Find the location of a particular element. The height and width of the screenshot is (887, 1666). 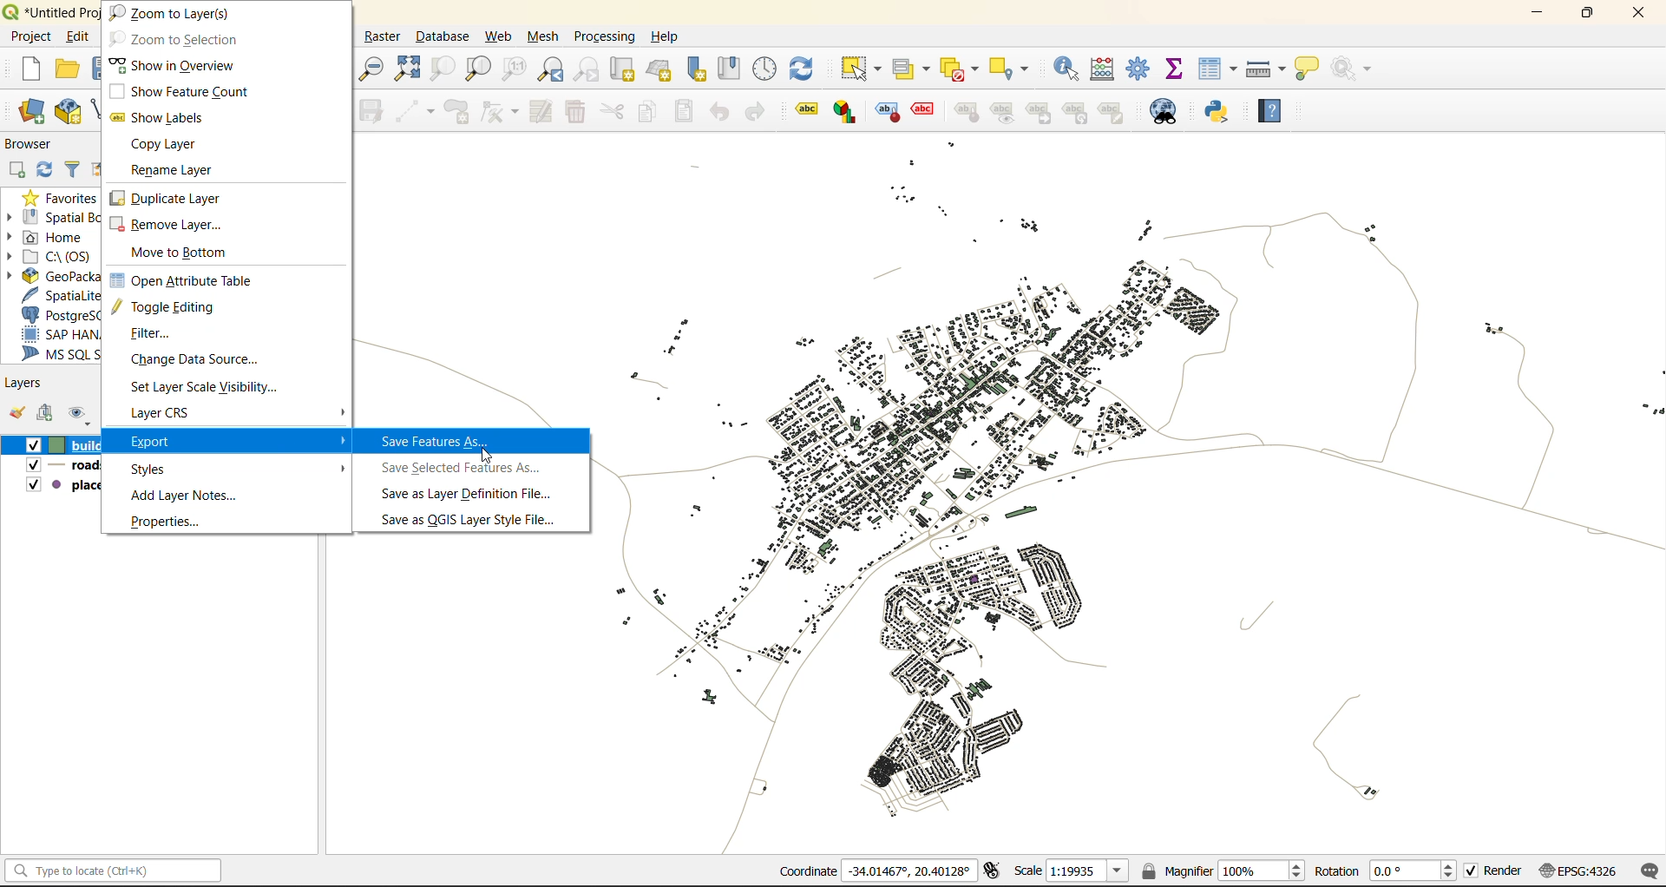

help is located at coordinates (1271, 111).